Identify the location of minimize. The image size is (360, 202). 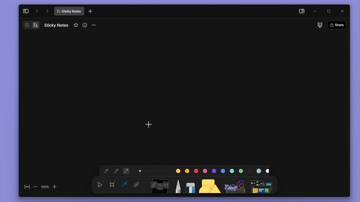
(316, 12).